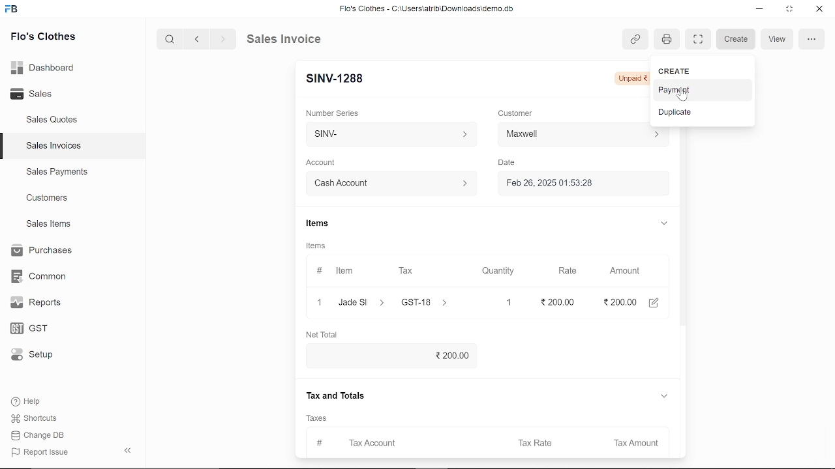 The image size is (835, 469). Describe the element at coordinates (635, 40) in the screenshot. I see `link` at that location.